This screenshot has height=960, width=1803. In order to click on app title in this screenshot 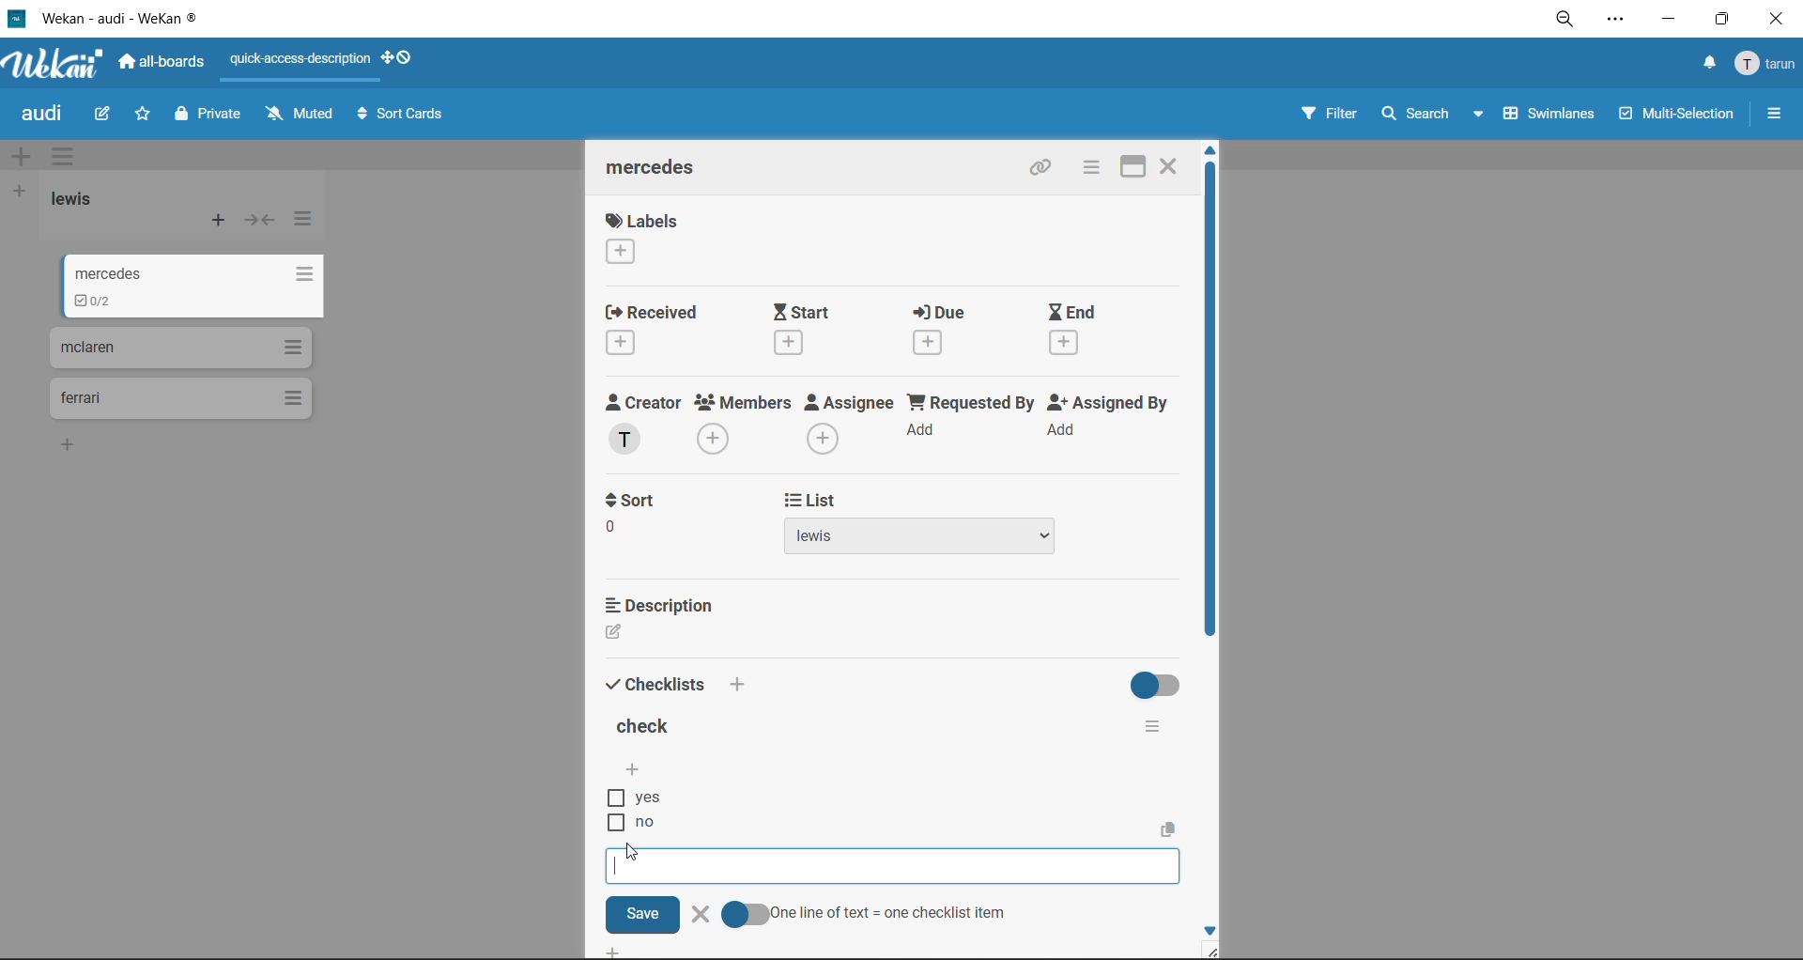, I will do `click(116, 20)`.